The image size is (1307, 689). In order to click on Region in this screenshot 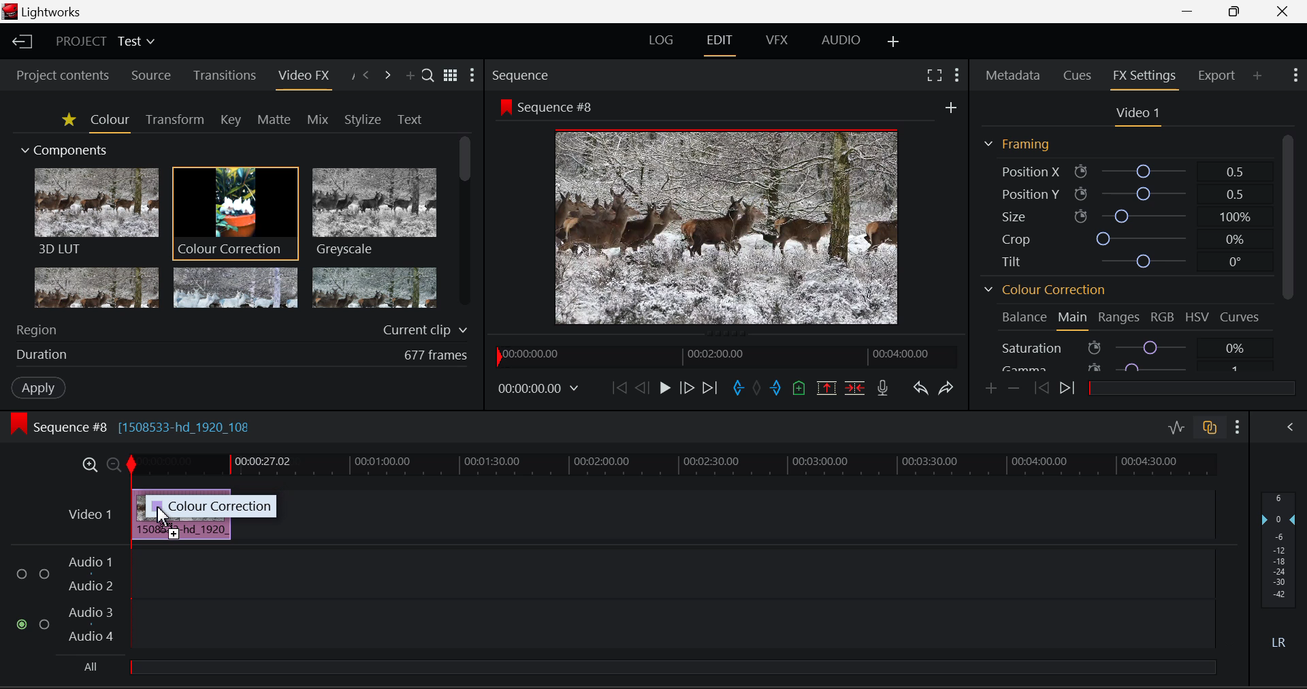, I will do `click(242, 330)`.